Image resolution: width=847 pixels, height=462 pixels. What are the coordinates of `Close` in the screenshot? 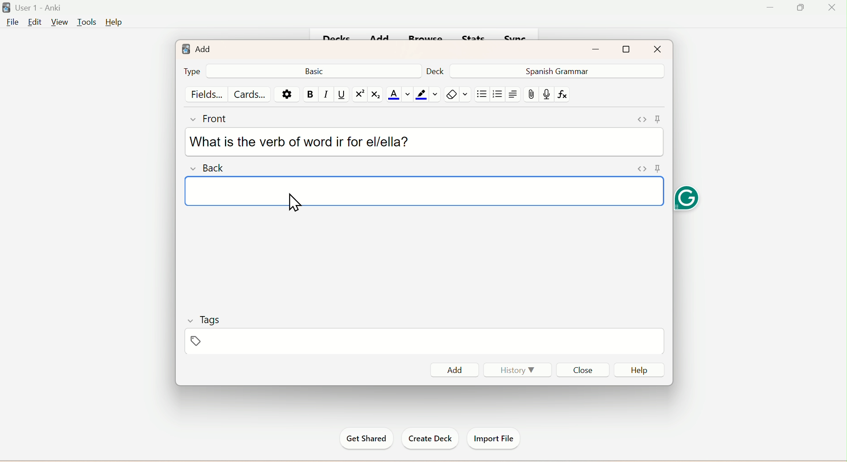 It's located at (657, 48).